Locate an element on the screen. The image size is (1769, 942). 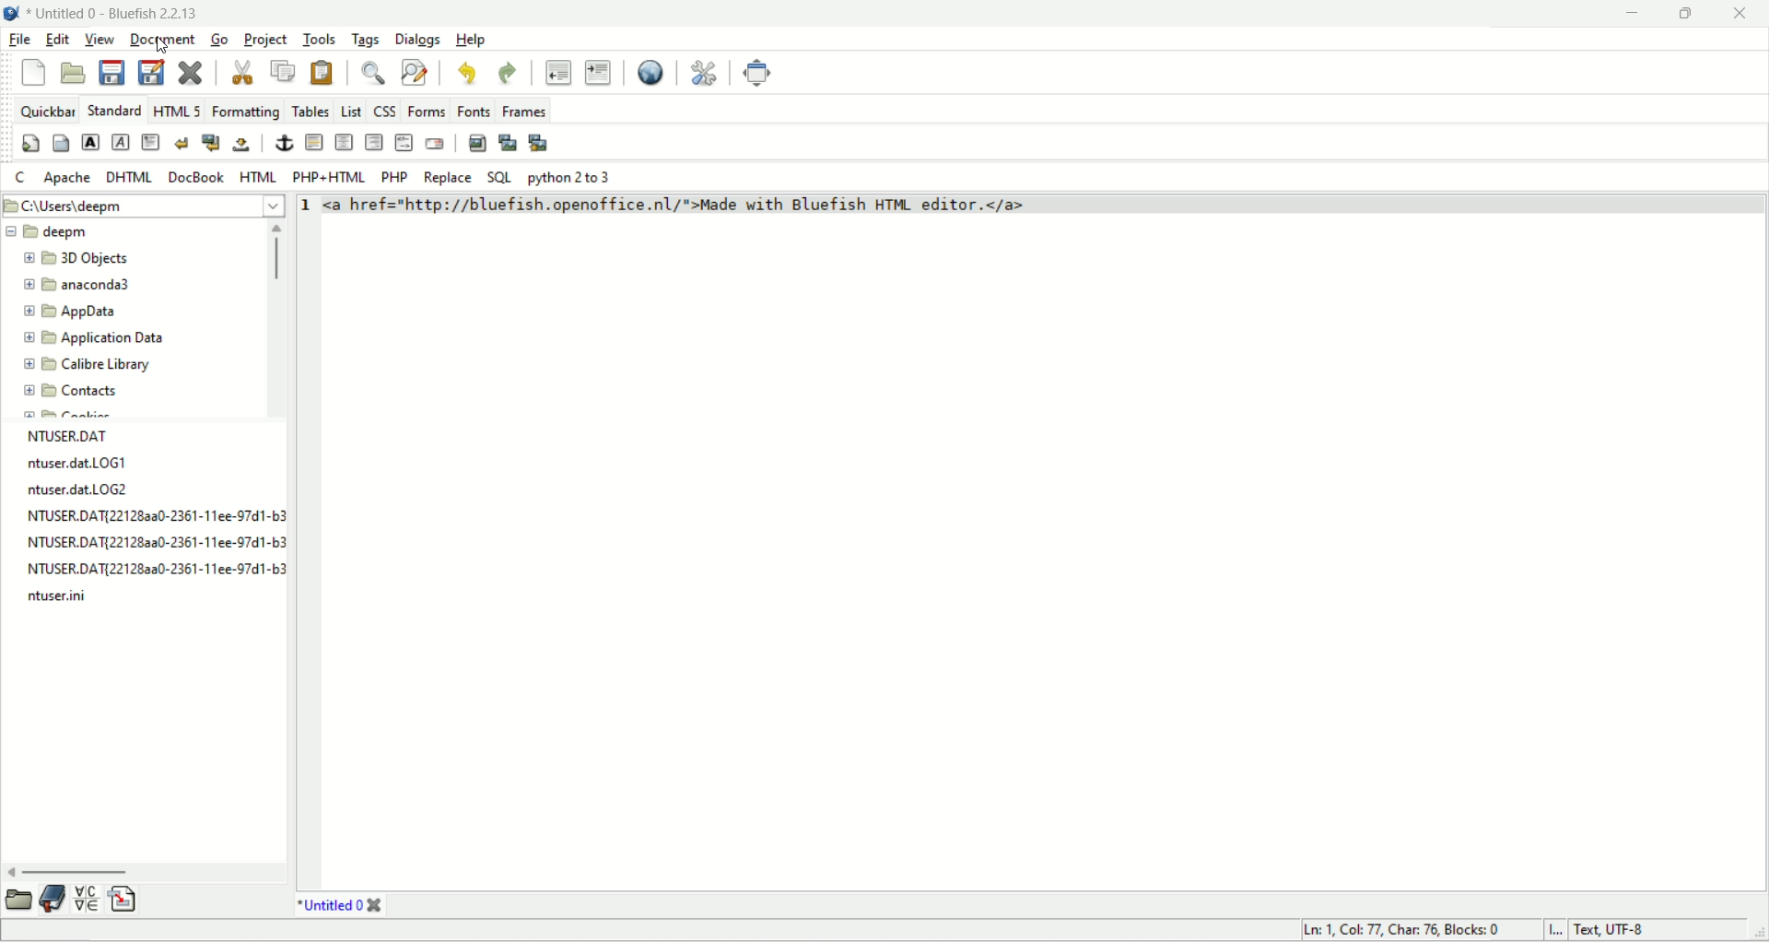
insert thumbnail is located at coordinates (507, 145).